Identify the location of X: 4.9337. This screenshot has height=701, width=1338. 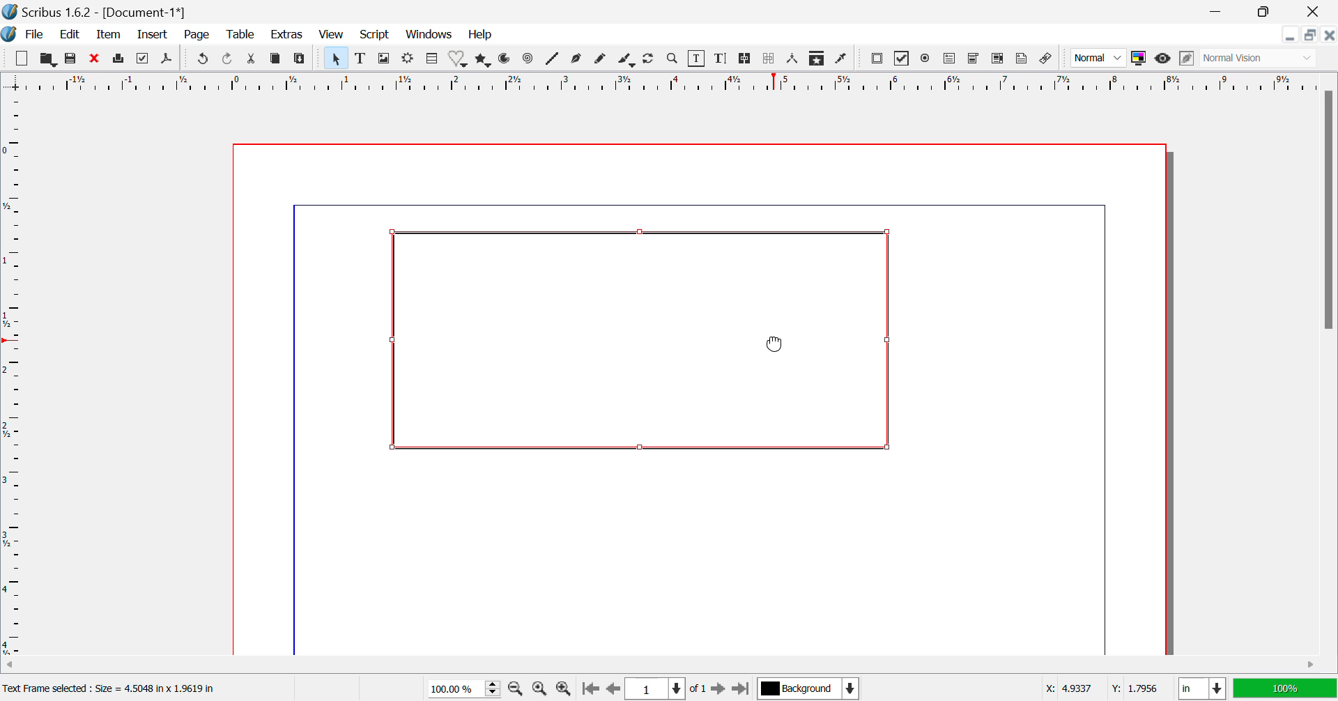
(1068, 686).